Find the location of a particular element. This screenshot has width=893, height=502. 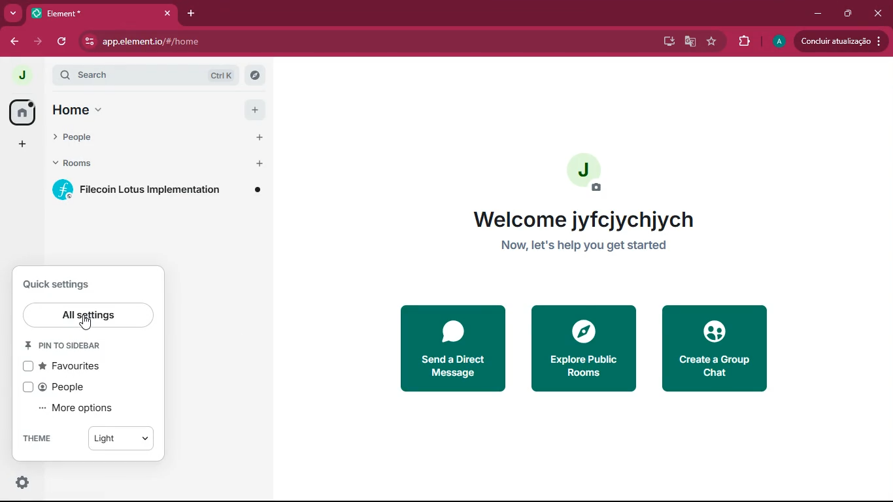

google translate is located at coordinates (690, 44).